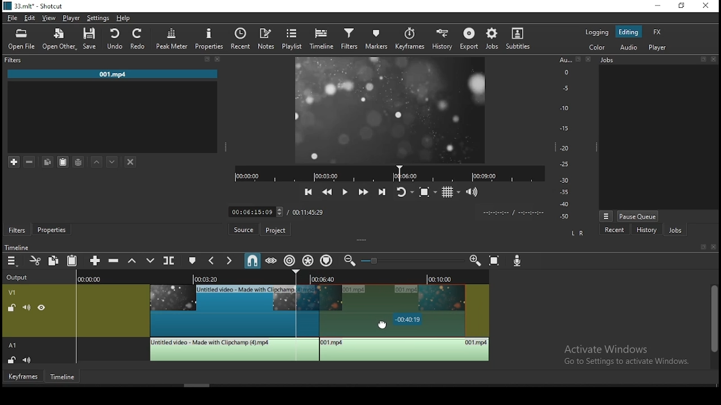 The width and height of the screenshot is (721, 405). I want to click on filters, so click(349, 39).